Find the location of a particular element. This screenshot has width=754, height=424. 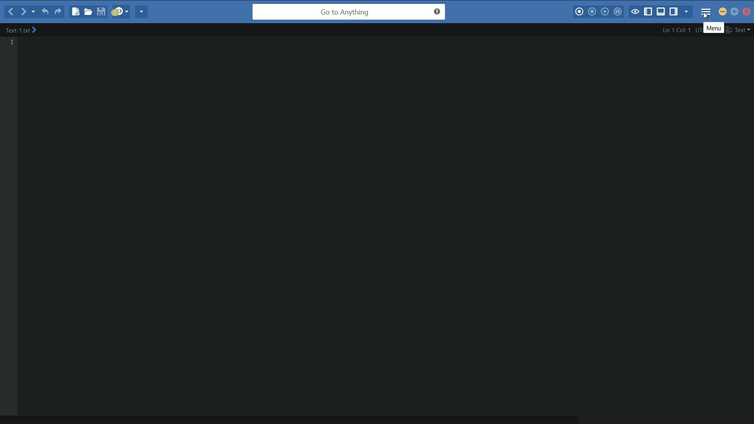

close app is located at coordinates (746, 12).